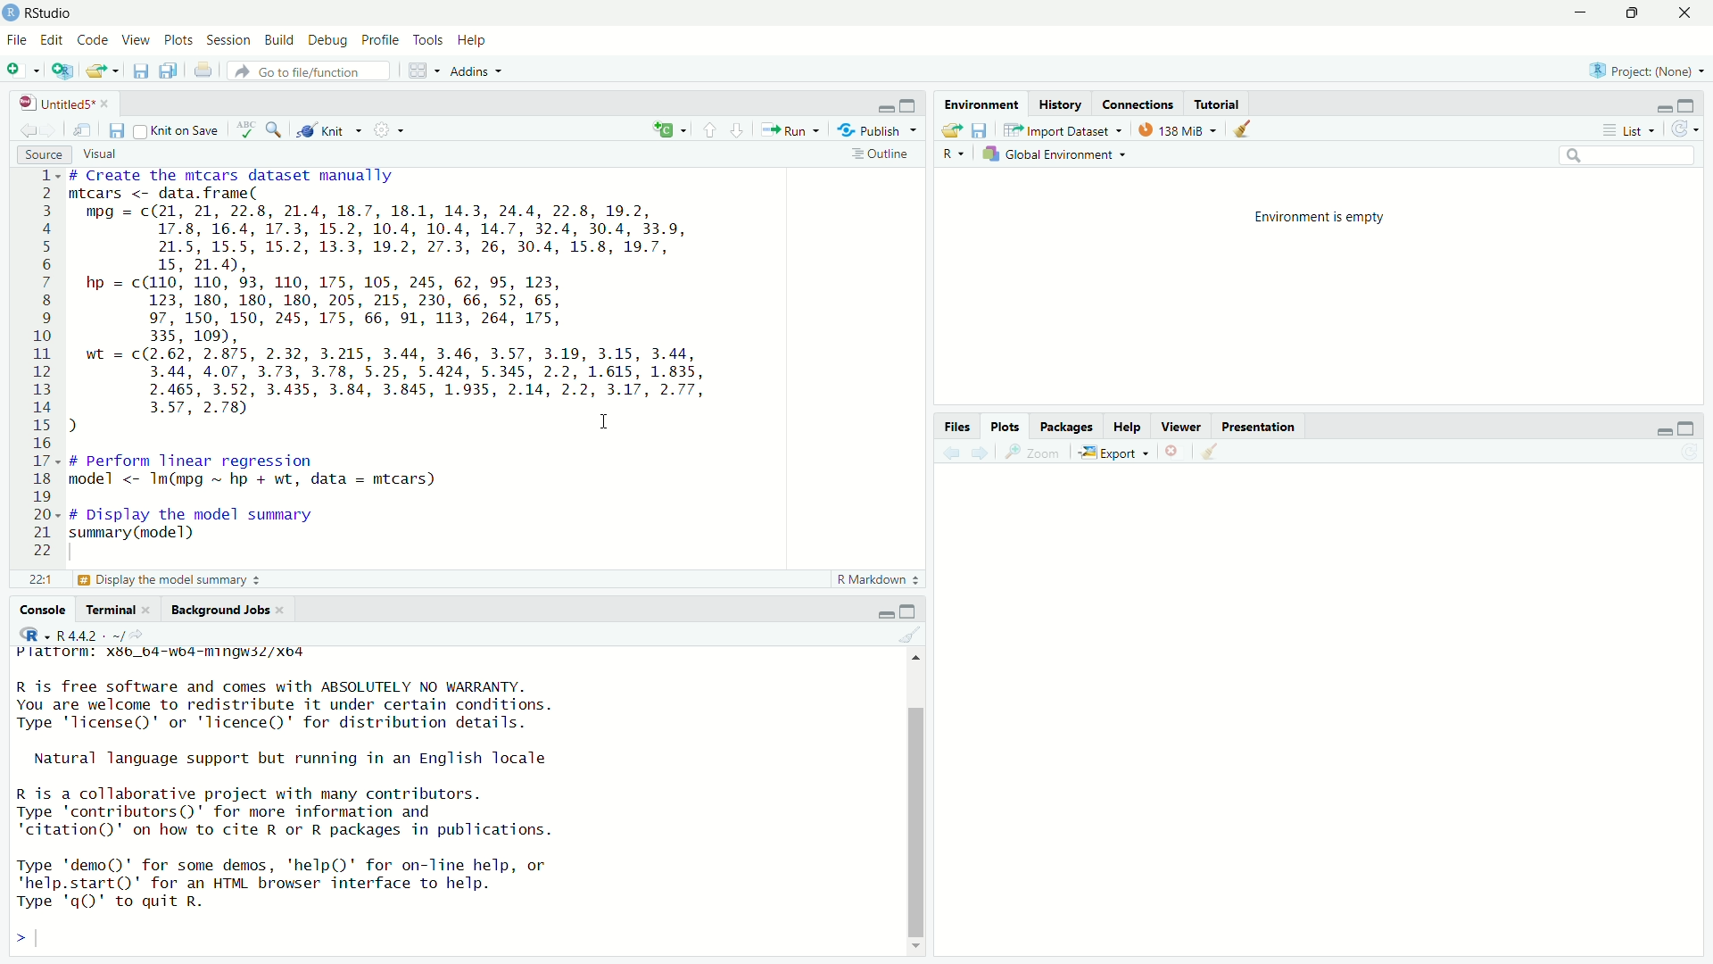  I want to click on knit, so click(325, 131).